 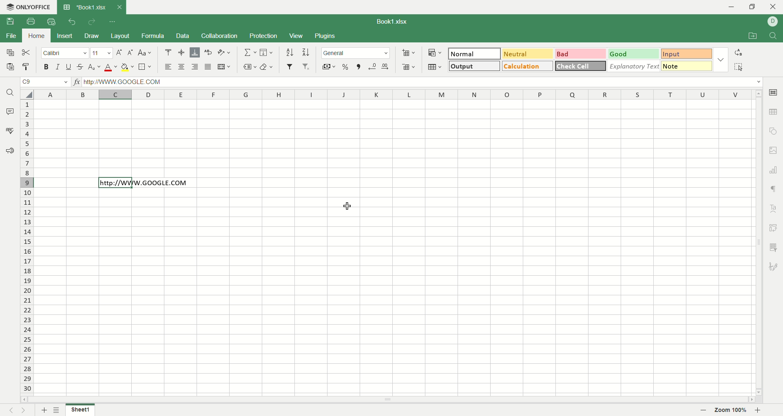 What do you see at coordinates (775, 92) in the screenshot?
I see `cell option` at bounding box center [775, 92].